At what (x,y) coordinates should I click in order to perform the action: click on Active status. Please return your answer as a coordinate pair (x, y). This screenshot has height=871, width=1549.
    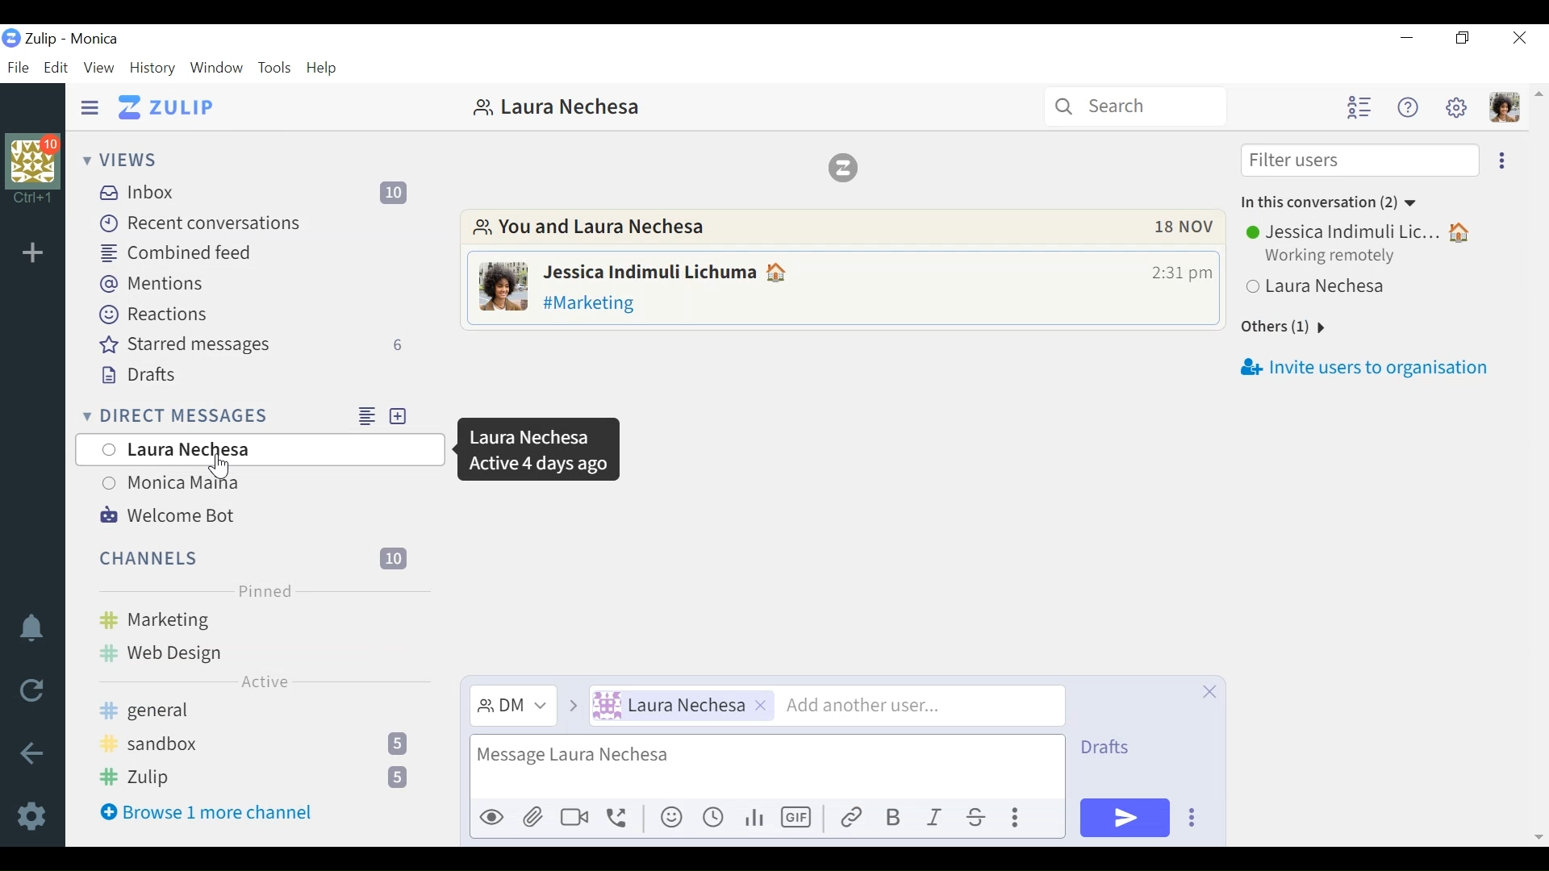
    Looking at the image, I should click on (537, 449).